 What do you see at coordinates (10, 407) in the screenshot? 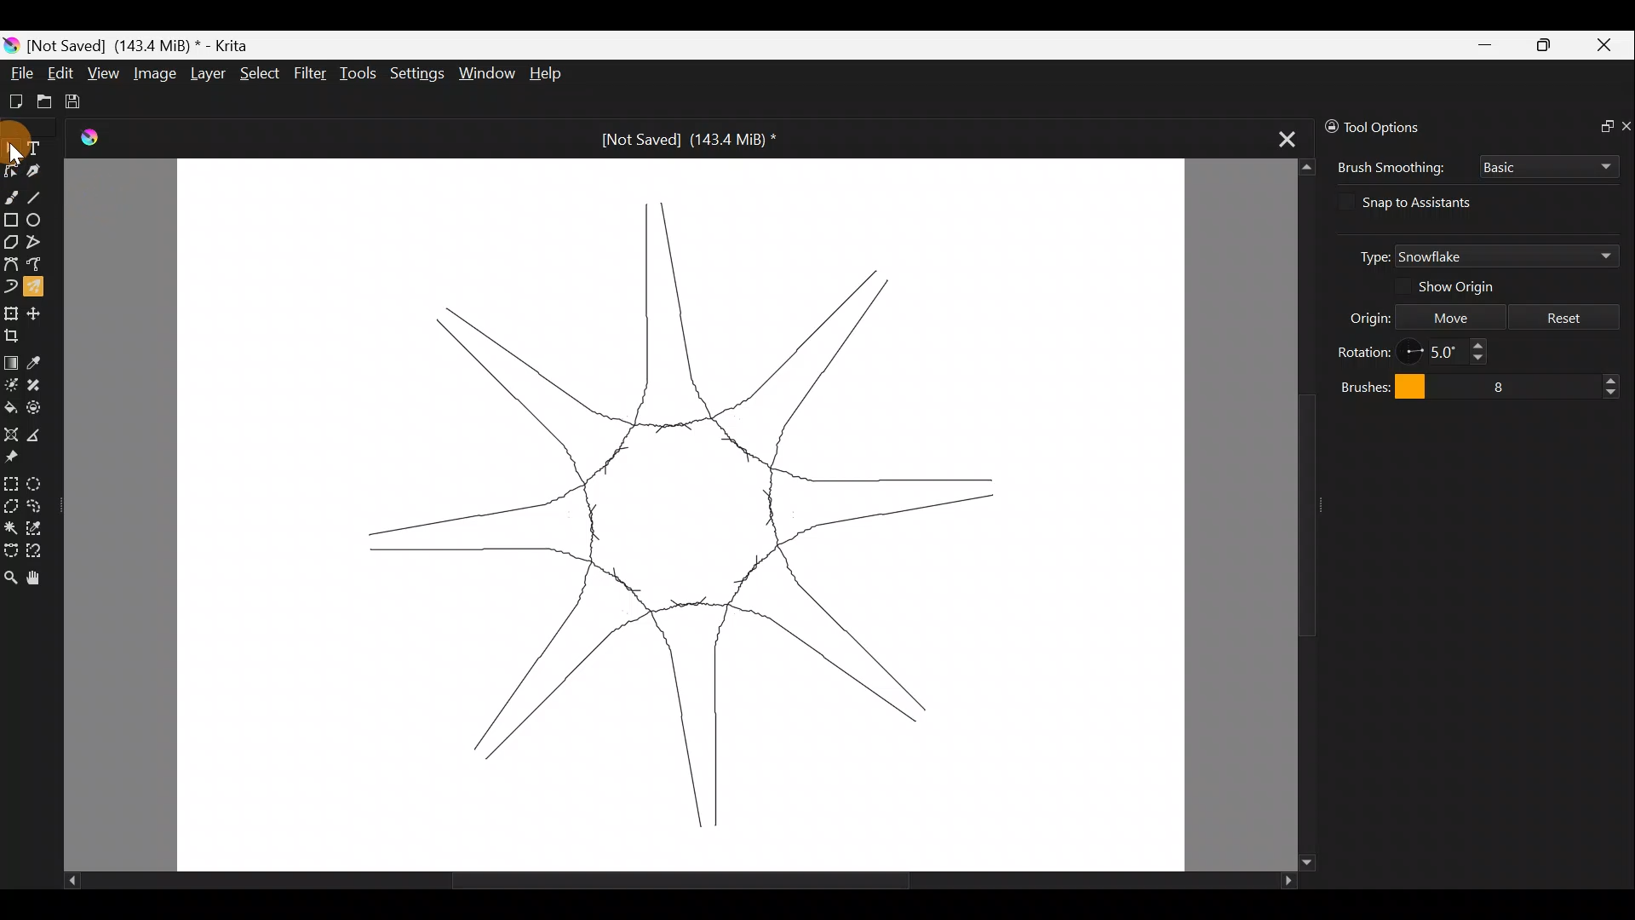
I see `Fill a contiguous area of color with color` at bounding box center [10, 407].